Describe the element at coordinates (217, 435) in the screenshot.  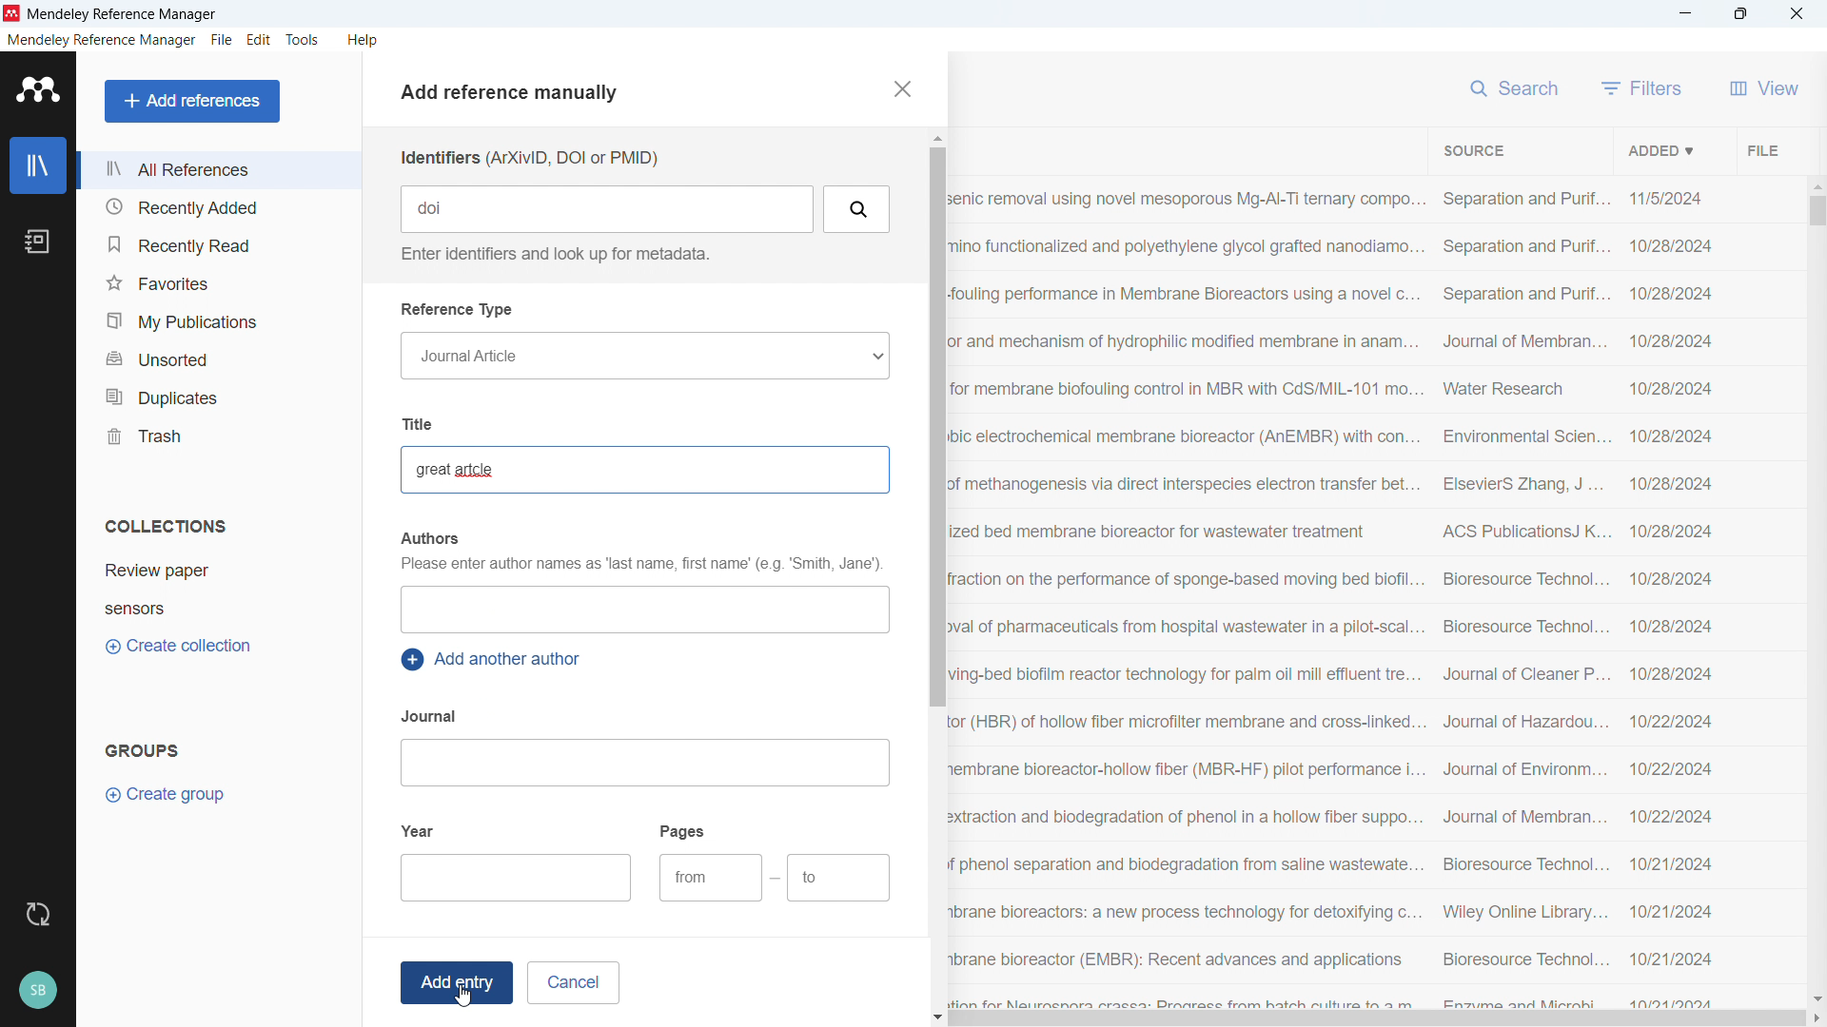
I see `Trash ` at that location.